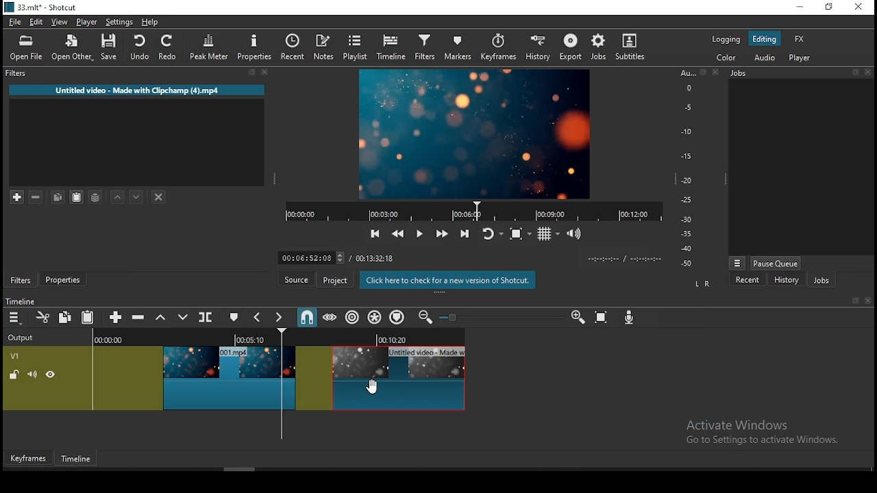  Describe the element at coordinates (79, 198) in the screenshot. I see `paste filter` at that location.